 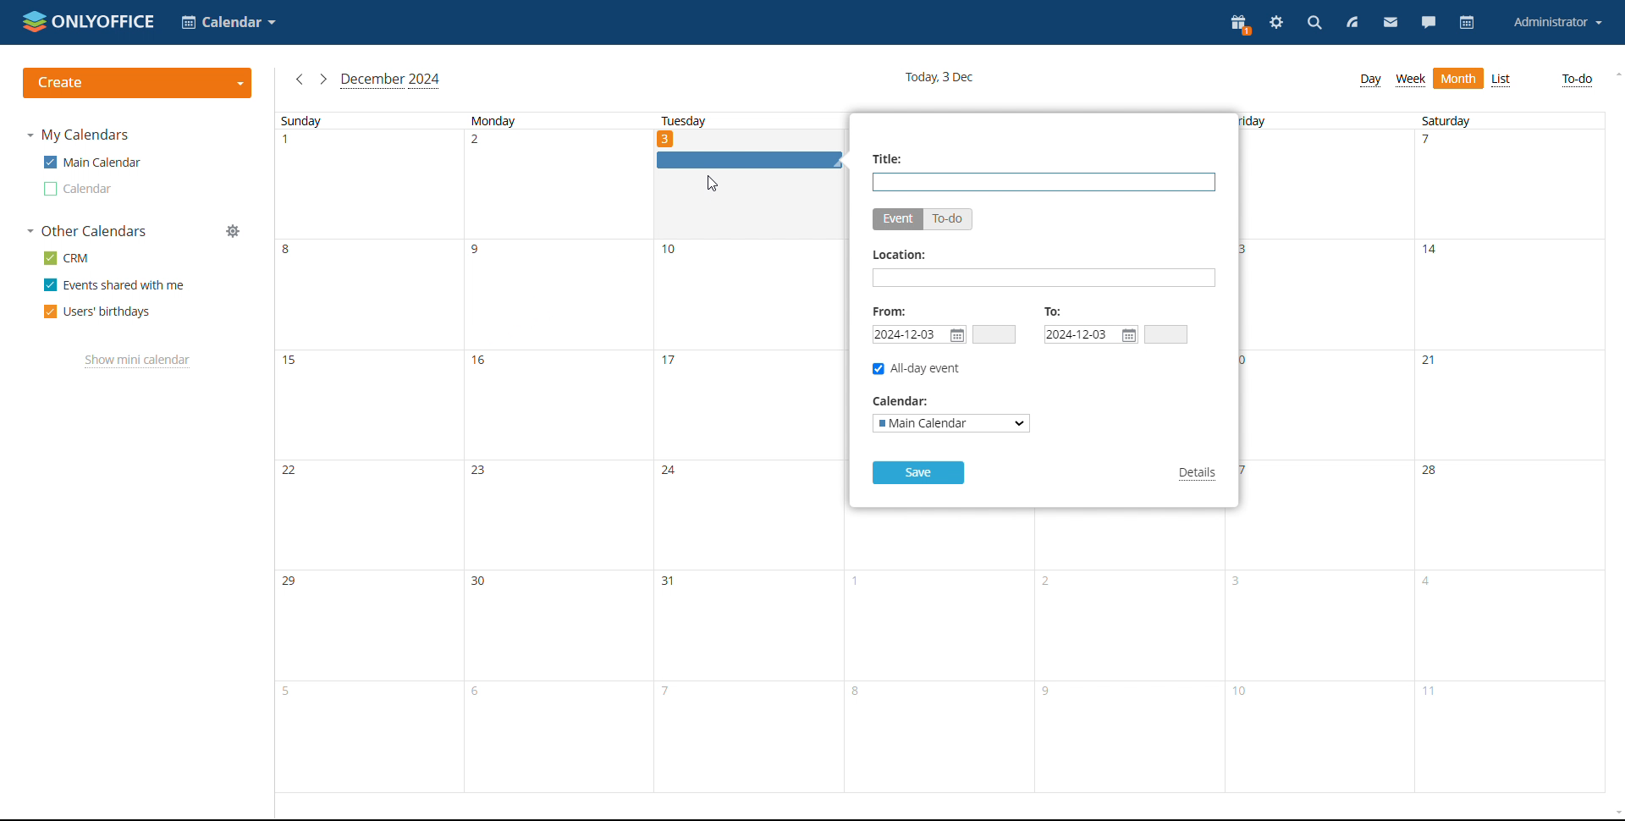 What do you see at coordinates (1578, 80) in the screenshot?
I see `to-do` at bounding box center [1578, 80].